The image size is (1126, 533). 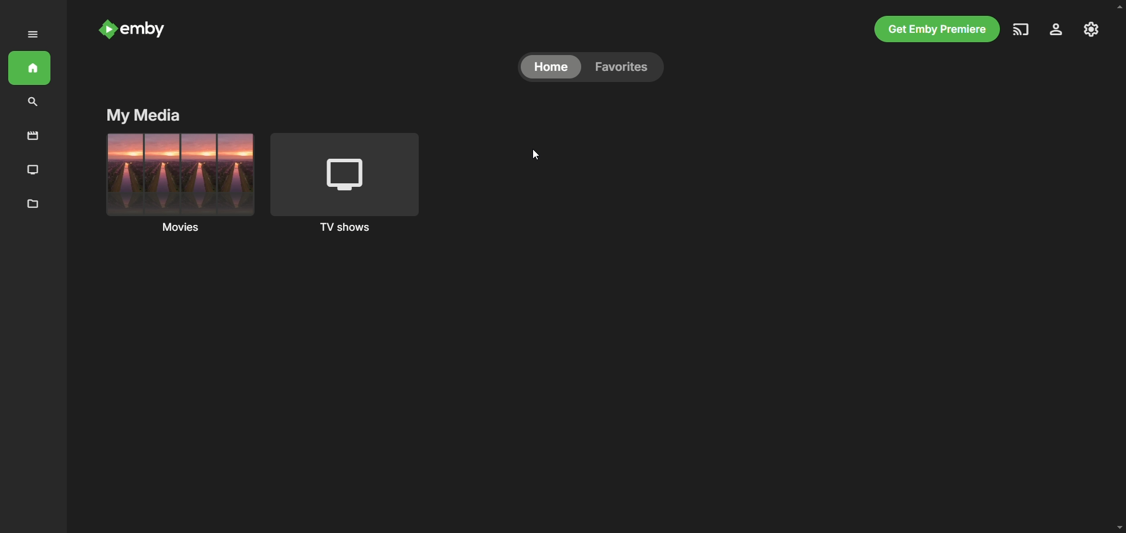 What do you see at coordinates (142, 116) in the screenshot?
I see `my media` at bounding box center [142, 116].